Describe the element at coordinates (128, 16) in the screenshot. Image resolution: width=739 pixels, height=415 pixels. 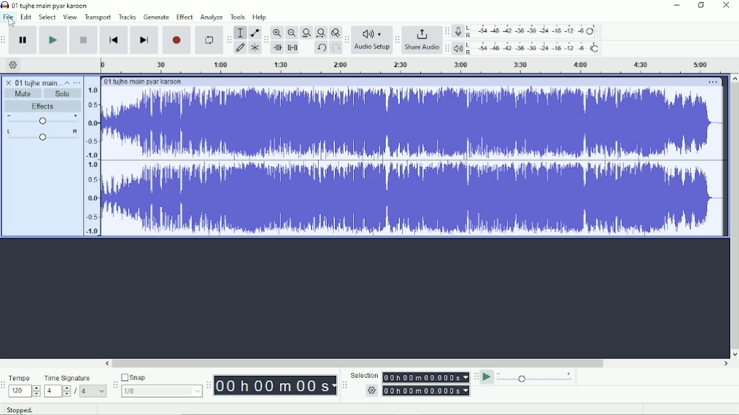
I see `Tracks` at that location.